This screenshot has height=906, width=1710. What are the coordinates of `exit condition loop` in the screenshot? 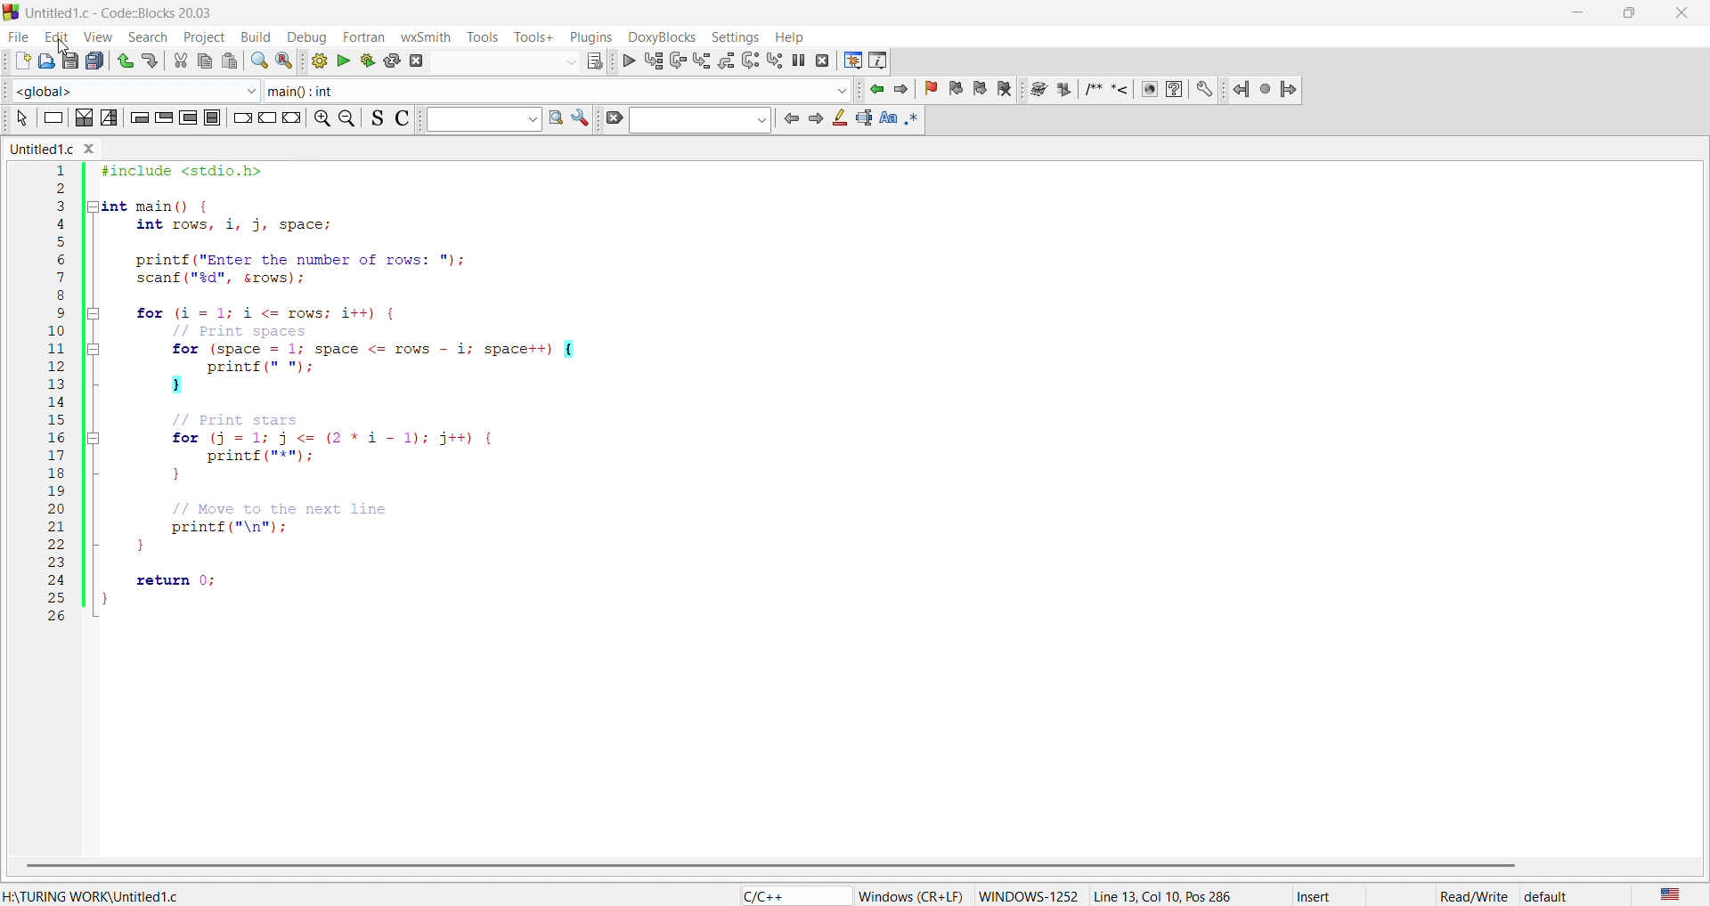 It's located at (164, 117).